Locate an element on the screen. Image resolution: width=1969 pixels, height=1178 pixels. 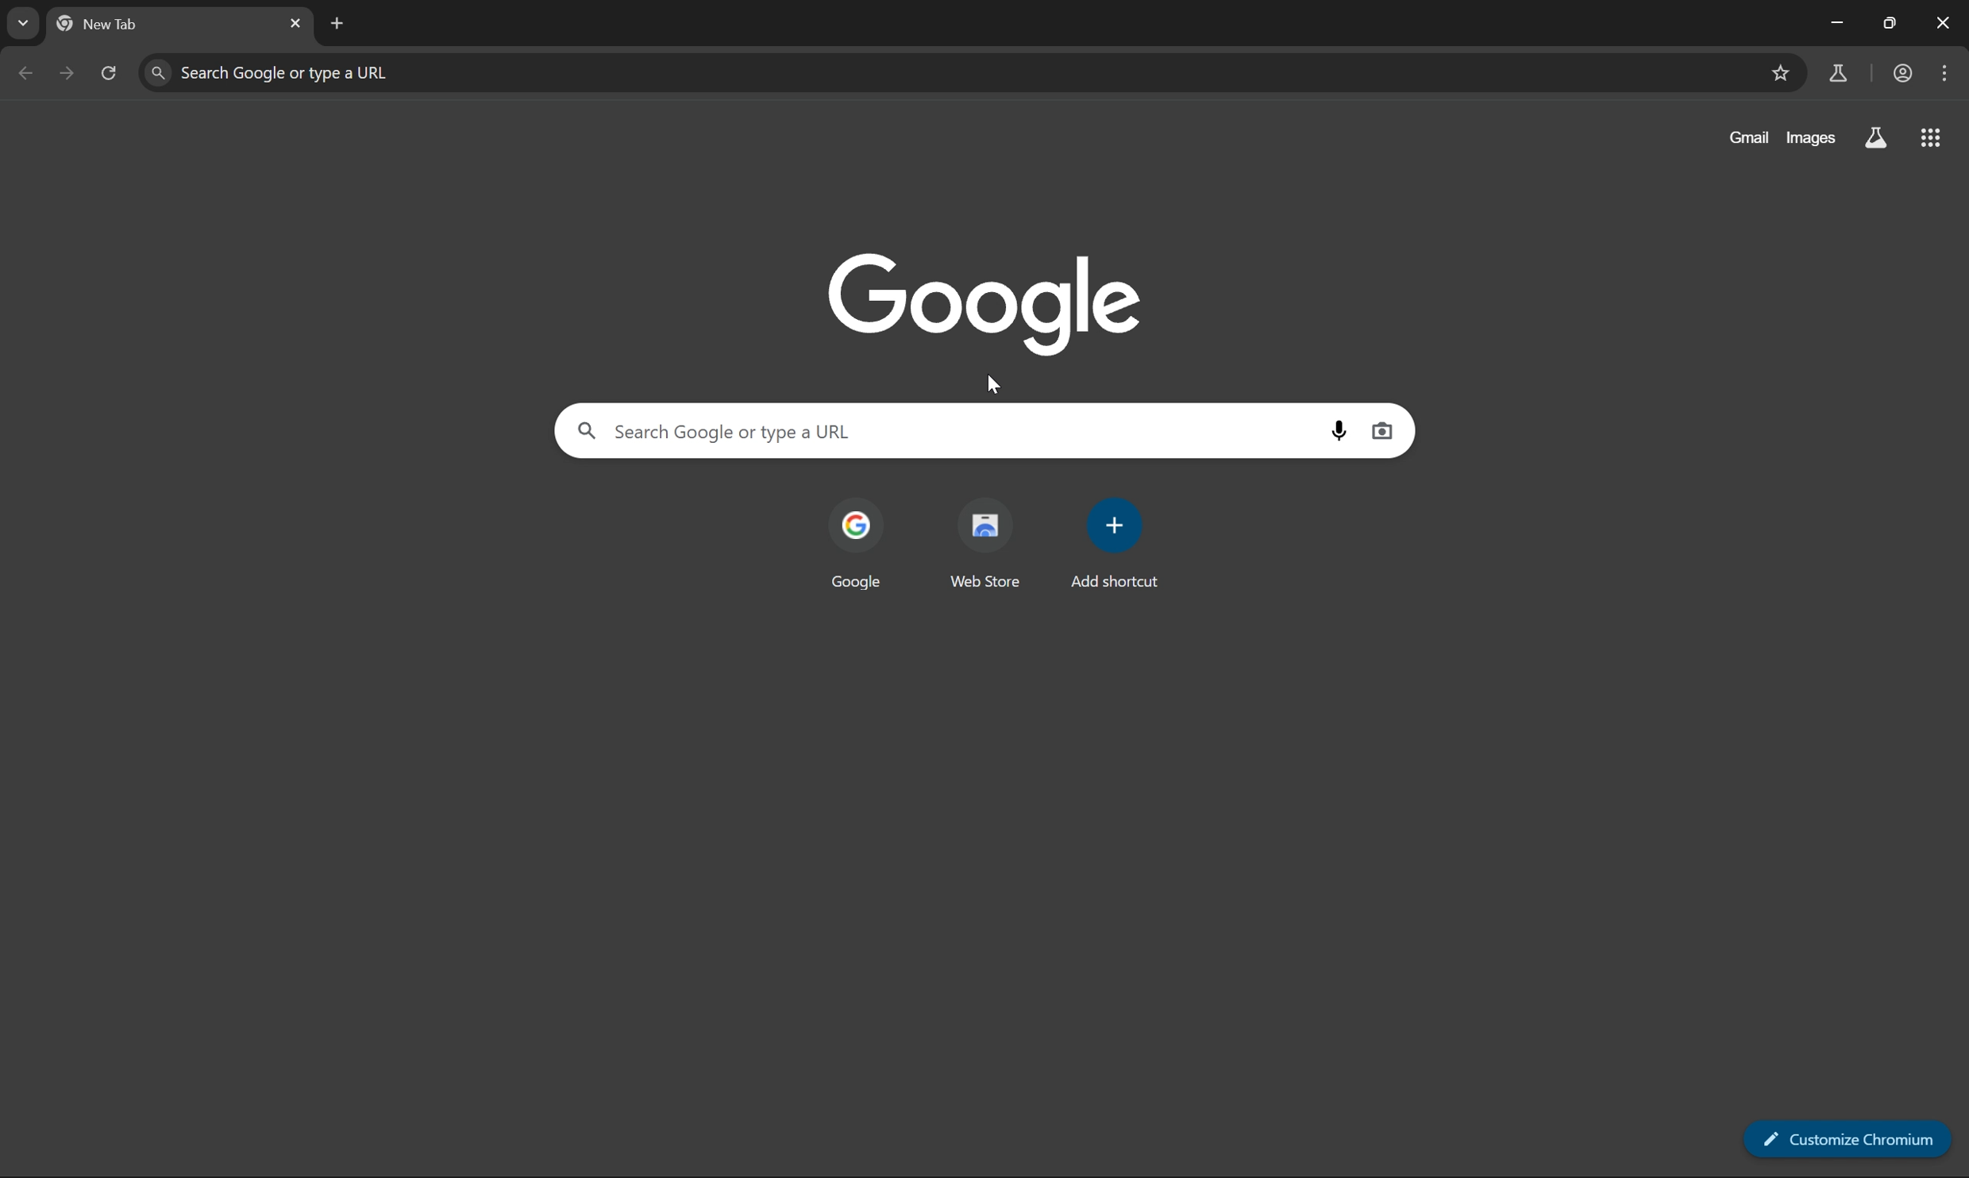
add shortcut is located at coordinates (1114, 545).